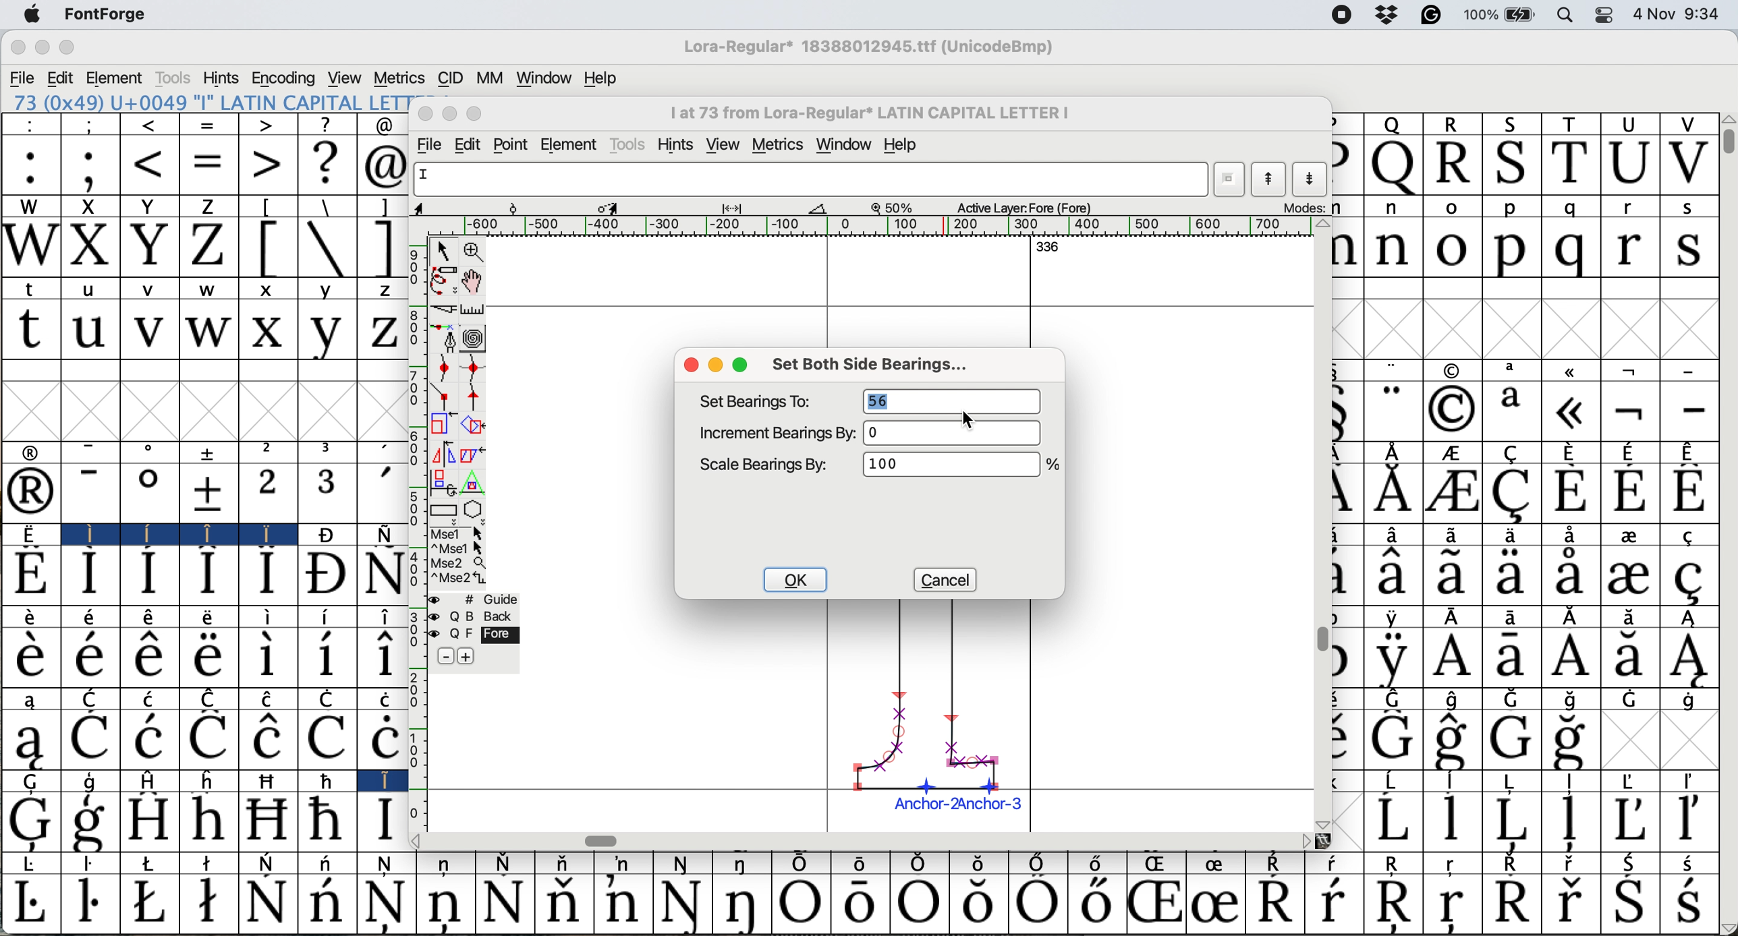 The image size is (1738, 936). I want to click on Symbol, so click(1457, 781).